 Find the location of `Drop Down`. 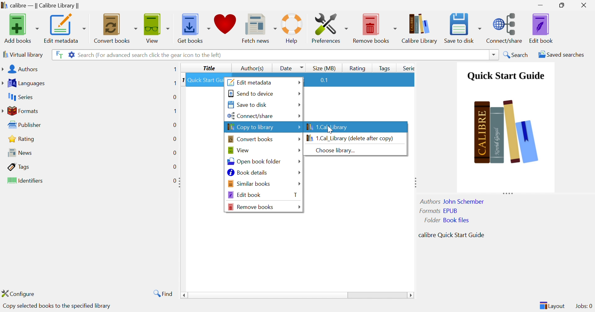

Drop Down is located at coordinates (492, 54).